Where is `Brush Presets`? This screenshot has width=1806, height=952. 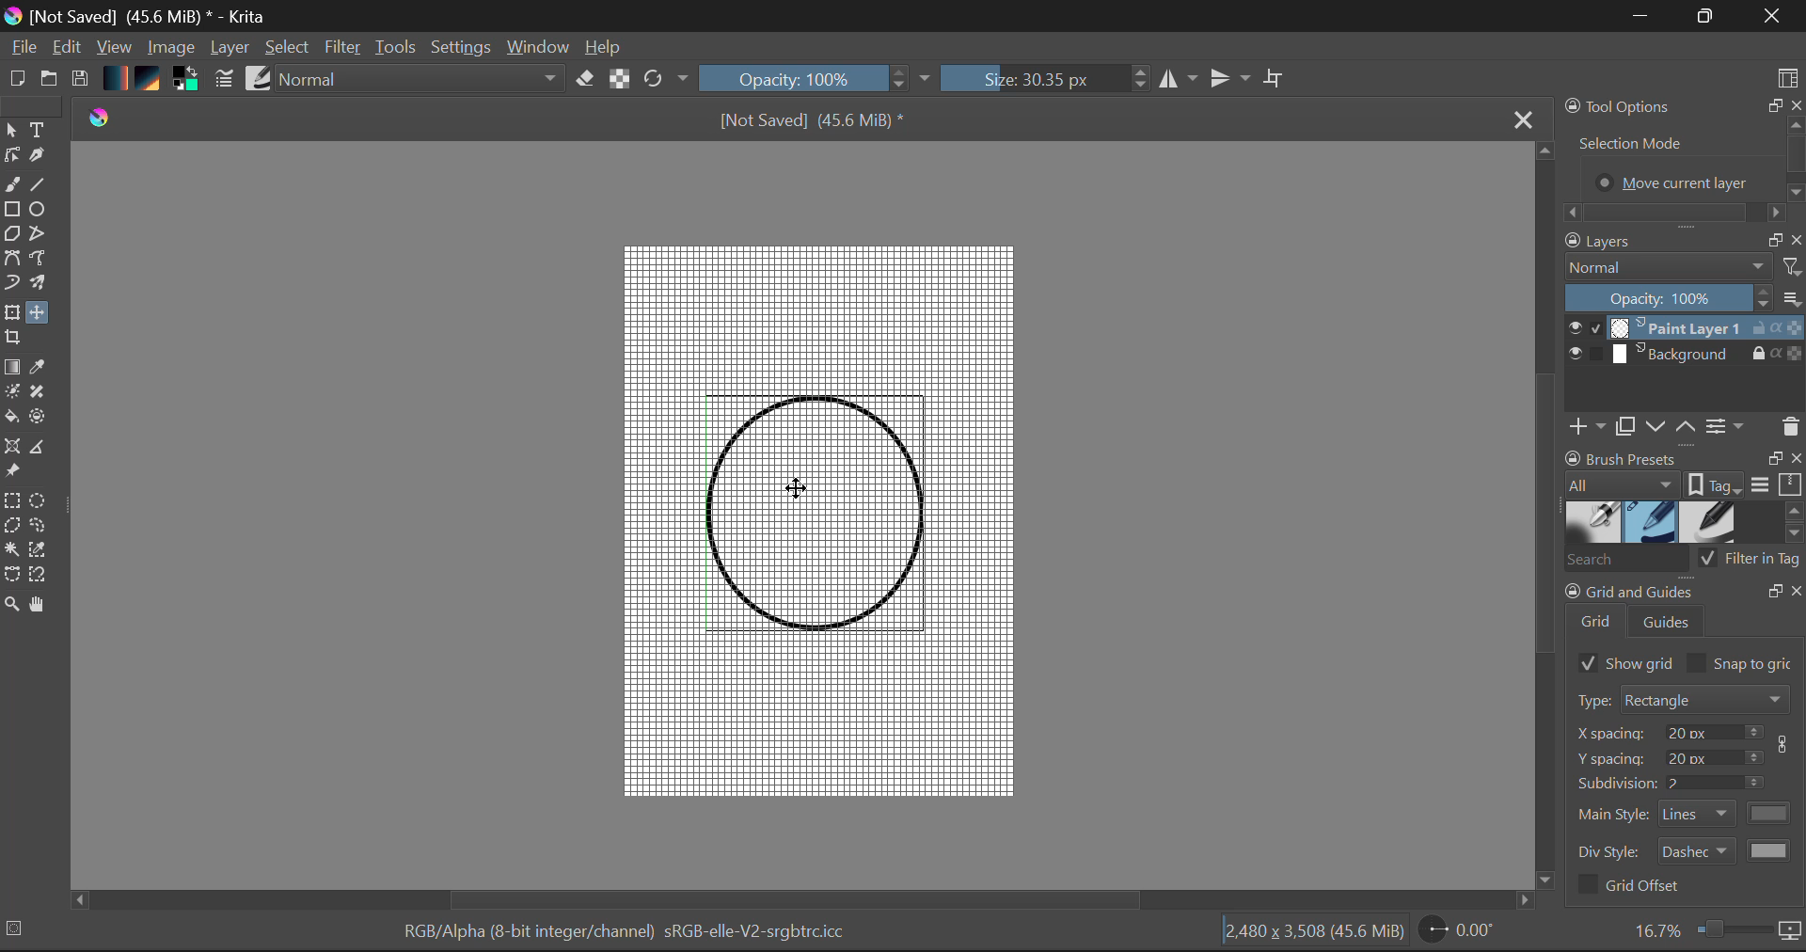
Brush Presets is located at coordinates (1684, 522).